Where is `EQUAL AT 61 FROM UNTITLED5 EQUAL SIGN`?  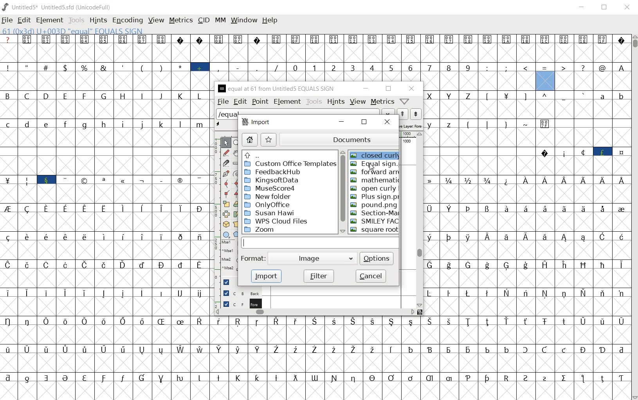 EQUAL AT 61 FROM UNTITLED5 EQUAL SIGN is located at coordinates (277, 88).